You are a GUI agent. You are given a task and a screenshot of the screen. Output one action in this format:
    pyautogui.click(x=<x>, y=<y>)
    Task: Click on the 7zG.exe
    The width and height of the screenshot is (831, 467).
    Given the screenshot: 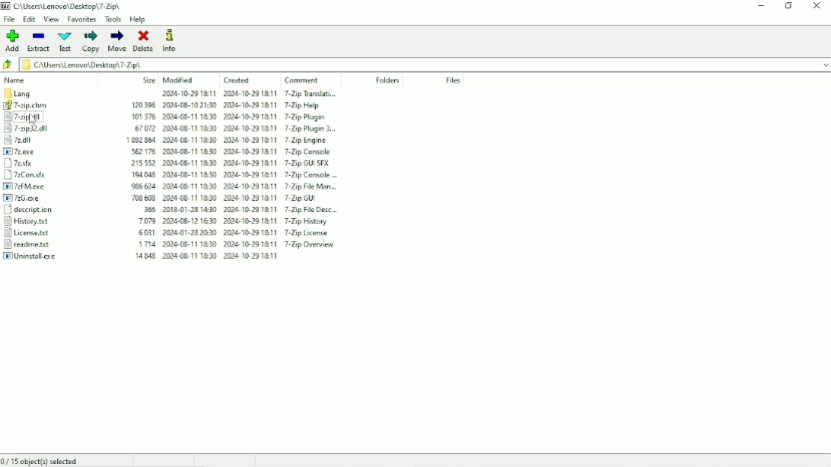 What is the action you would take?
    pyautogui.click(x=161, y=199)
    